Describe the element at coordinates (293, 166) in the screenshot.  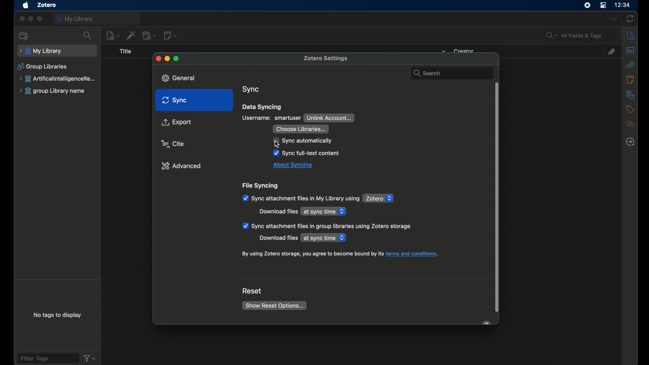
I see `about syncing` at that location.